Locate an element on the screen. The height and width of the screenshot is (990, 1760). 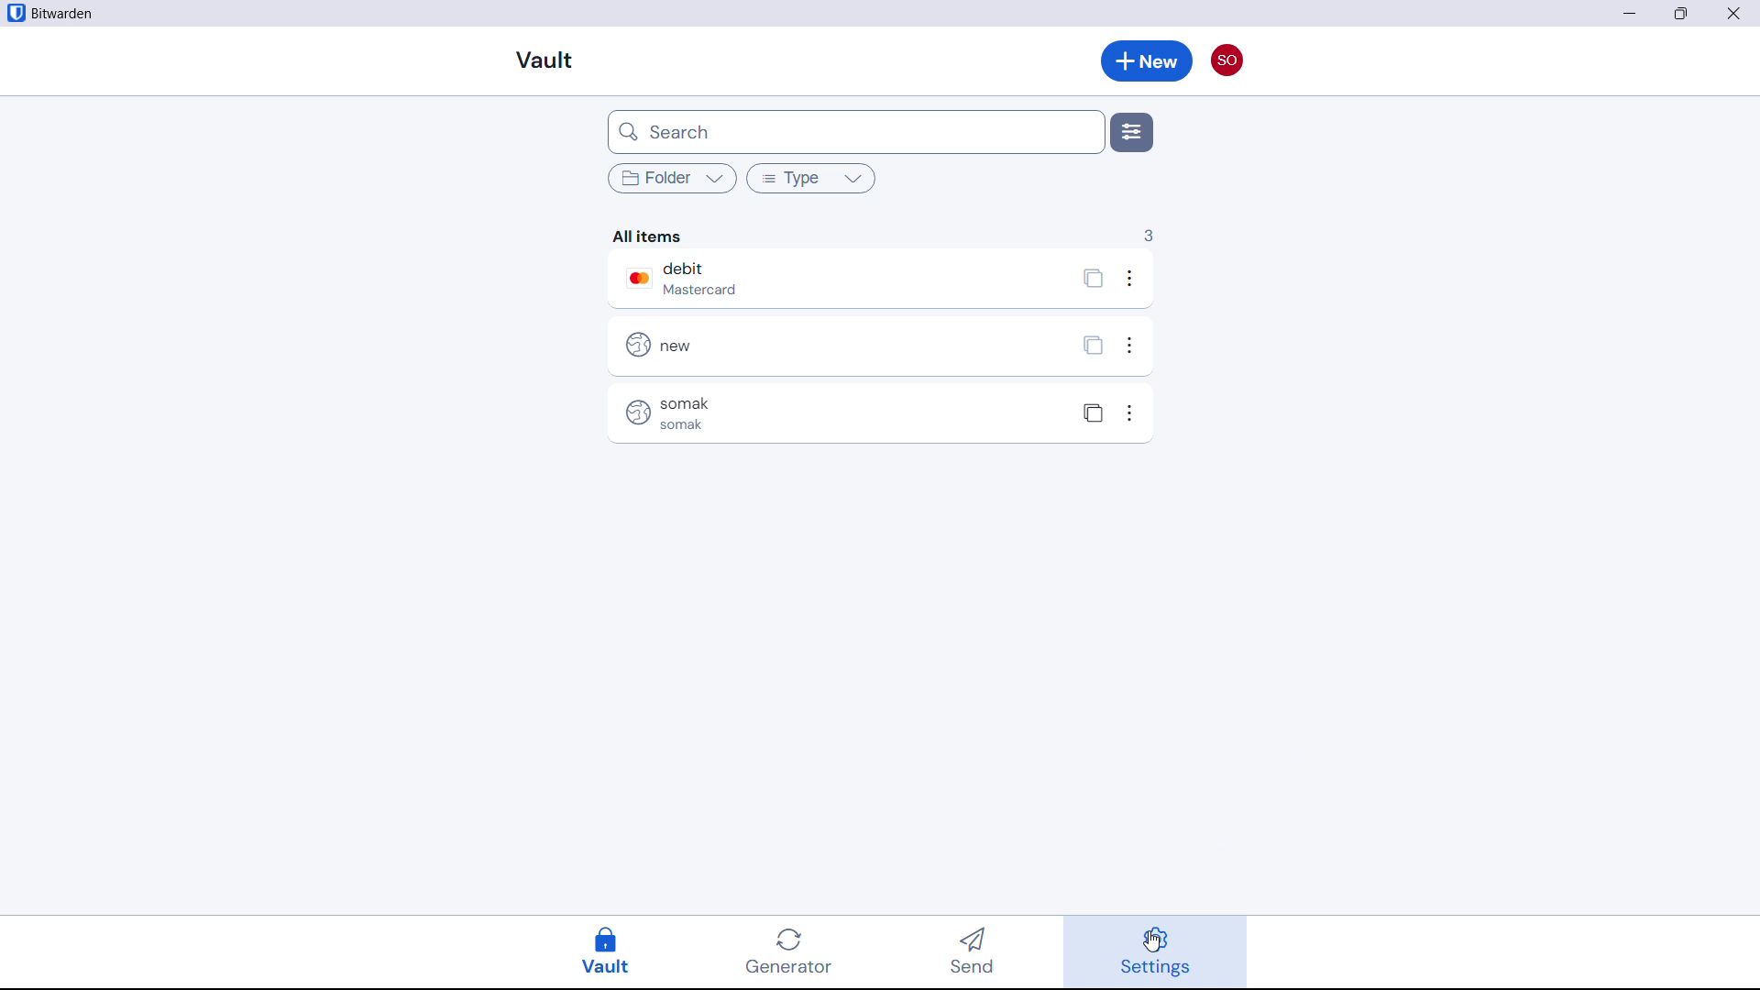
logo is located at coordinates (15, 13).